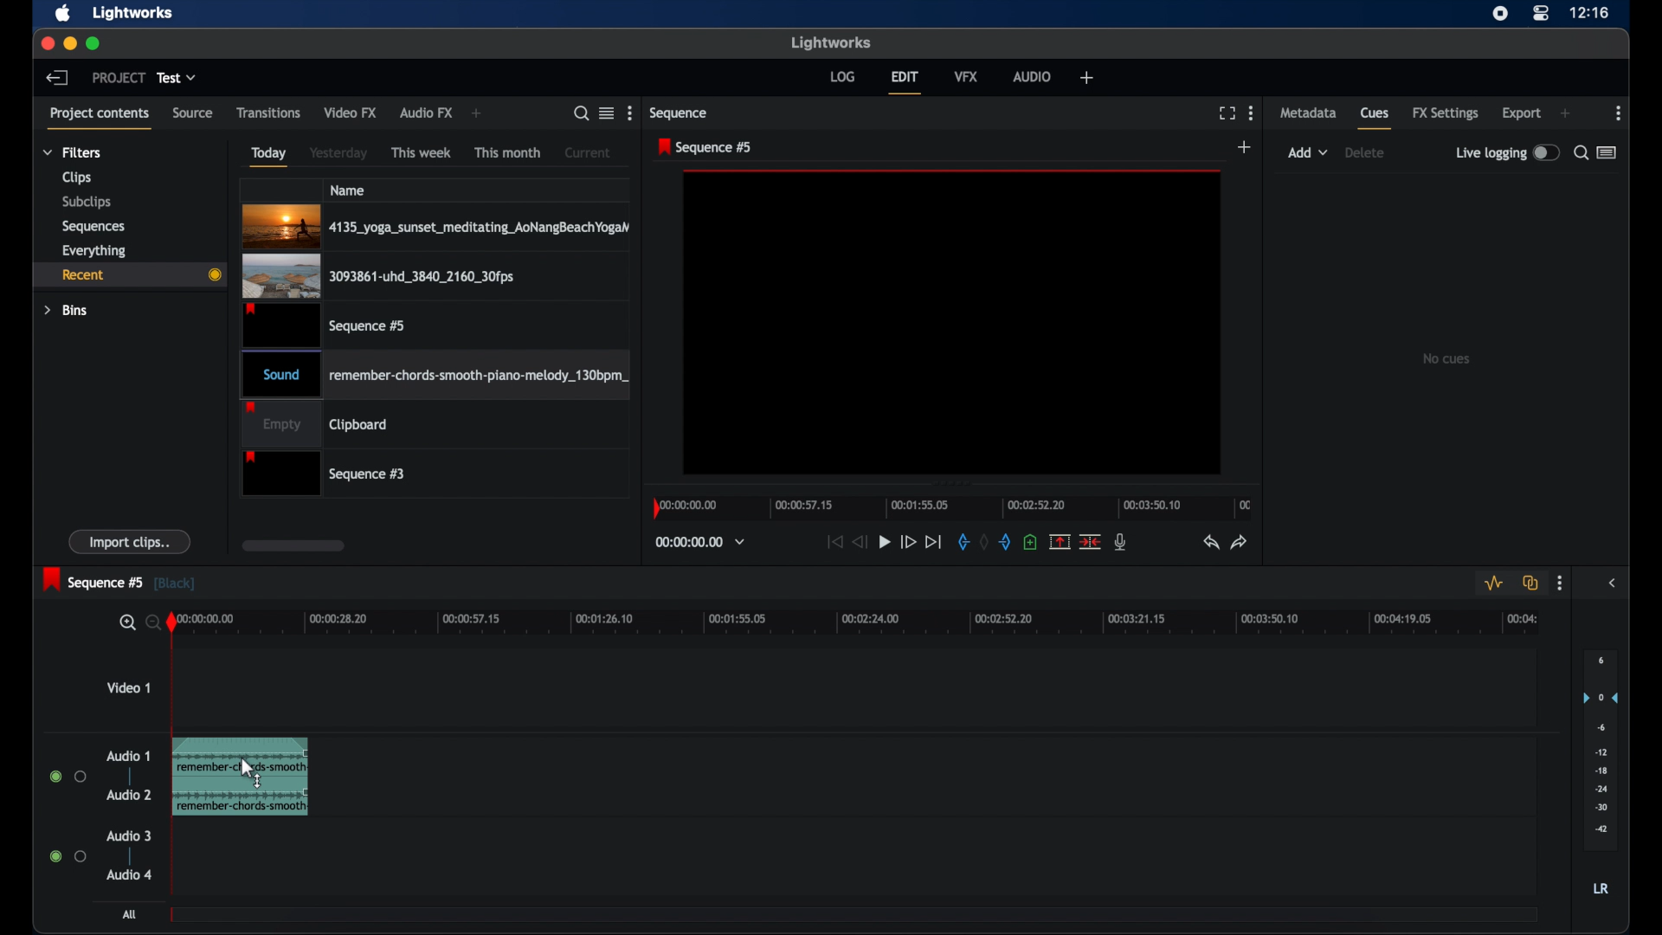  What do you see at coordinates (1251, 113) in the screenshot?
I see `more options` at bounding box center [1251, 113].